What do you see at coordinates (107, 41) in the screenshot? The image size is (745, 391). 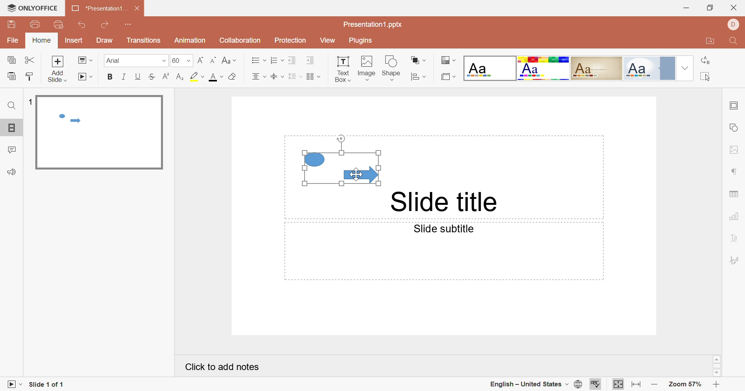 I see `Draw` at bounding box center [107, 41].